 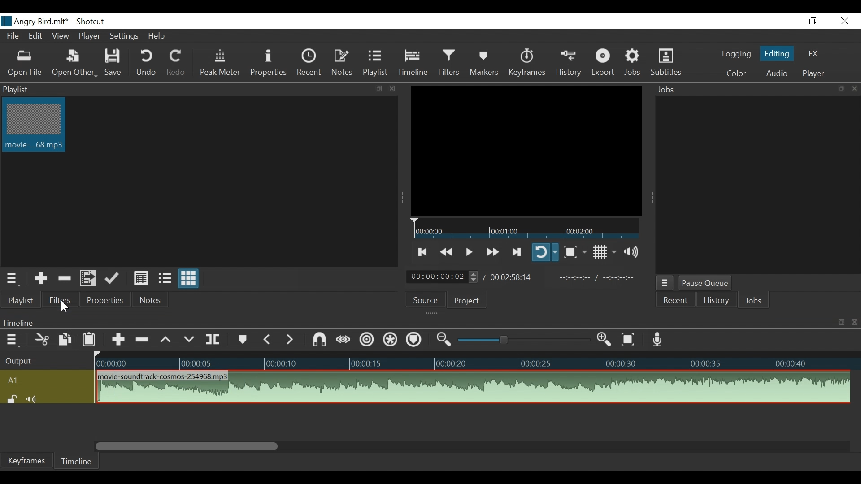 What do you see at coordinates (164, 279) in the screenshot?
I see `View as files` at bounding box center [164, 279].